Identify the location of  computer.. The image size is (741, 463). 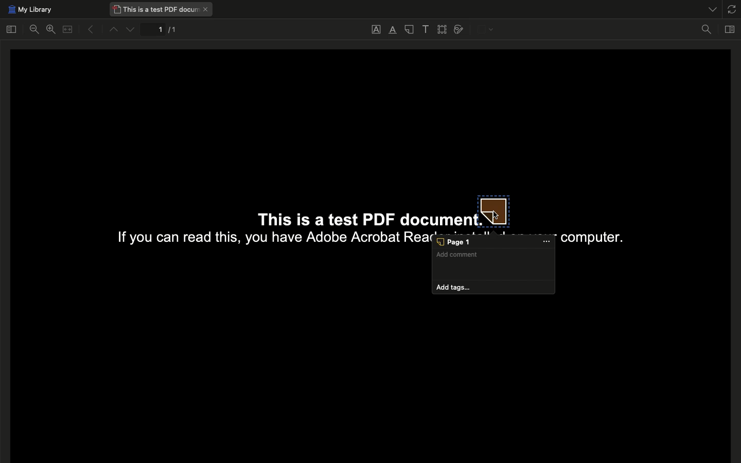
(590, 238).